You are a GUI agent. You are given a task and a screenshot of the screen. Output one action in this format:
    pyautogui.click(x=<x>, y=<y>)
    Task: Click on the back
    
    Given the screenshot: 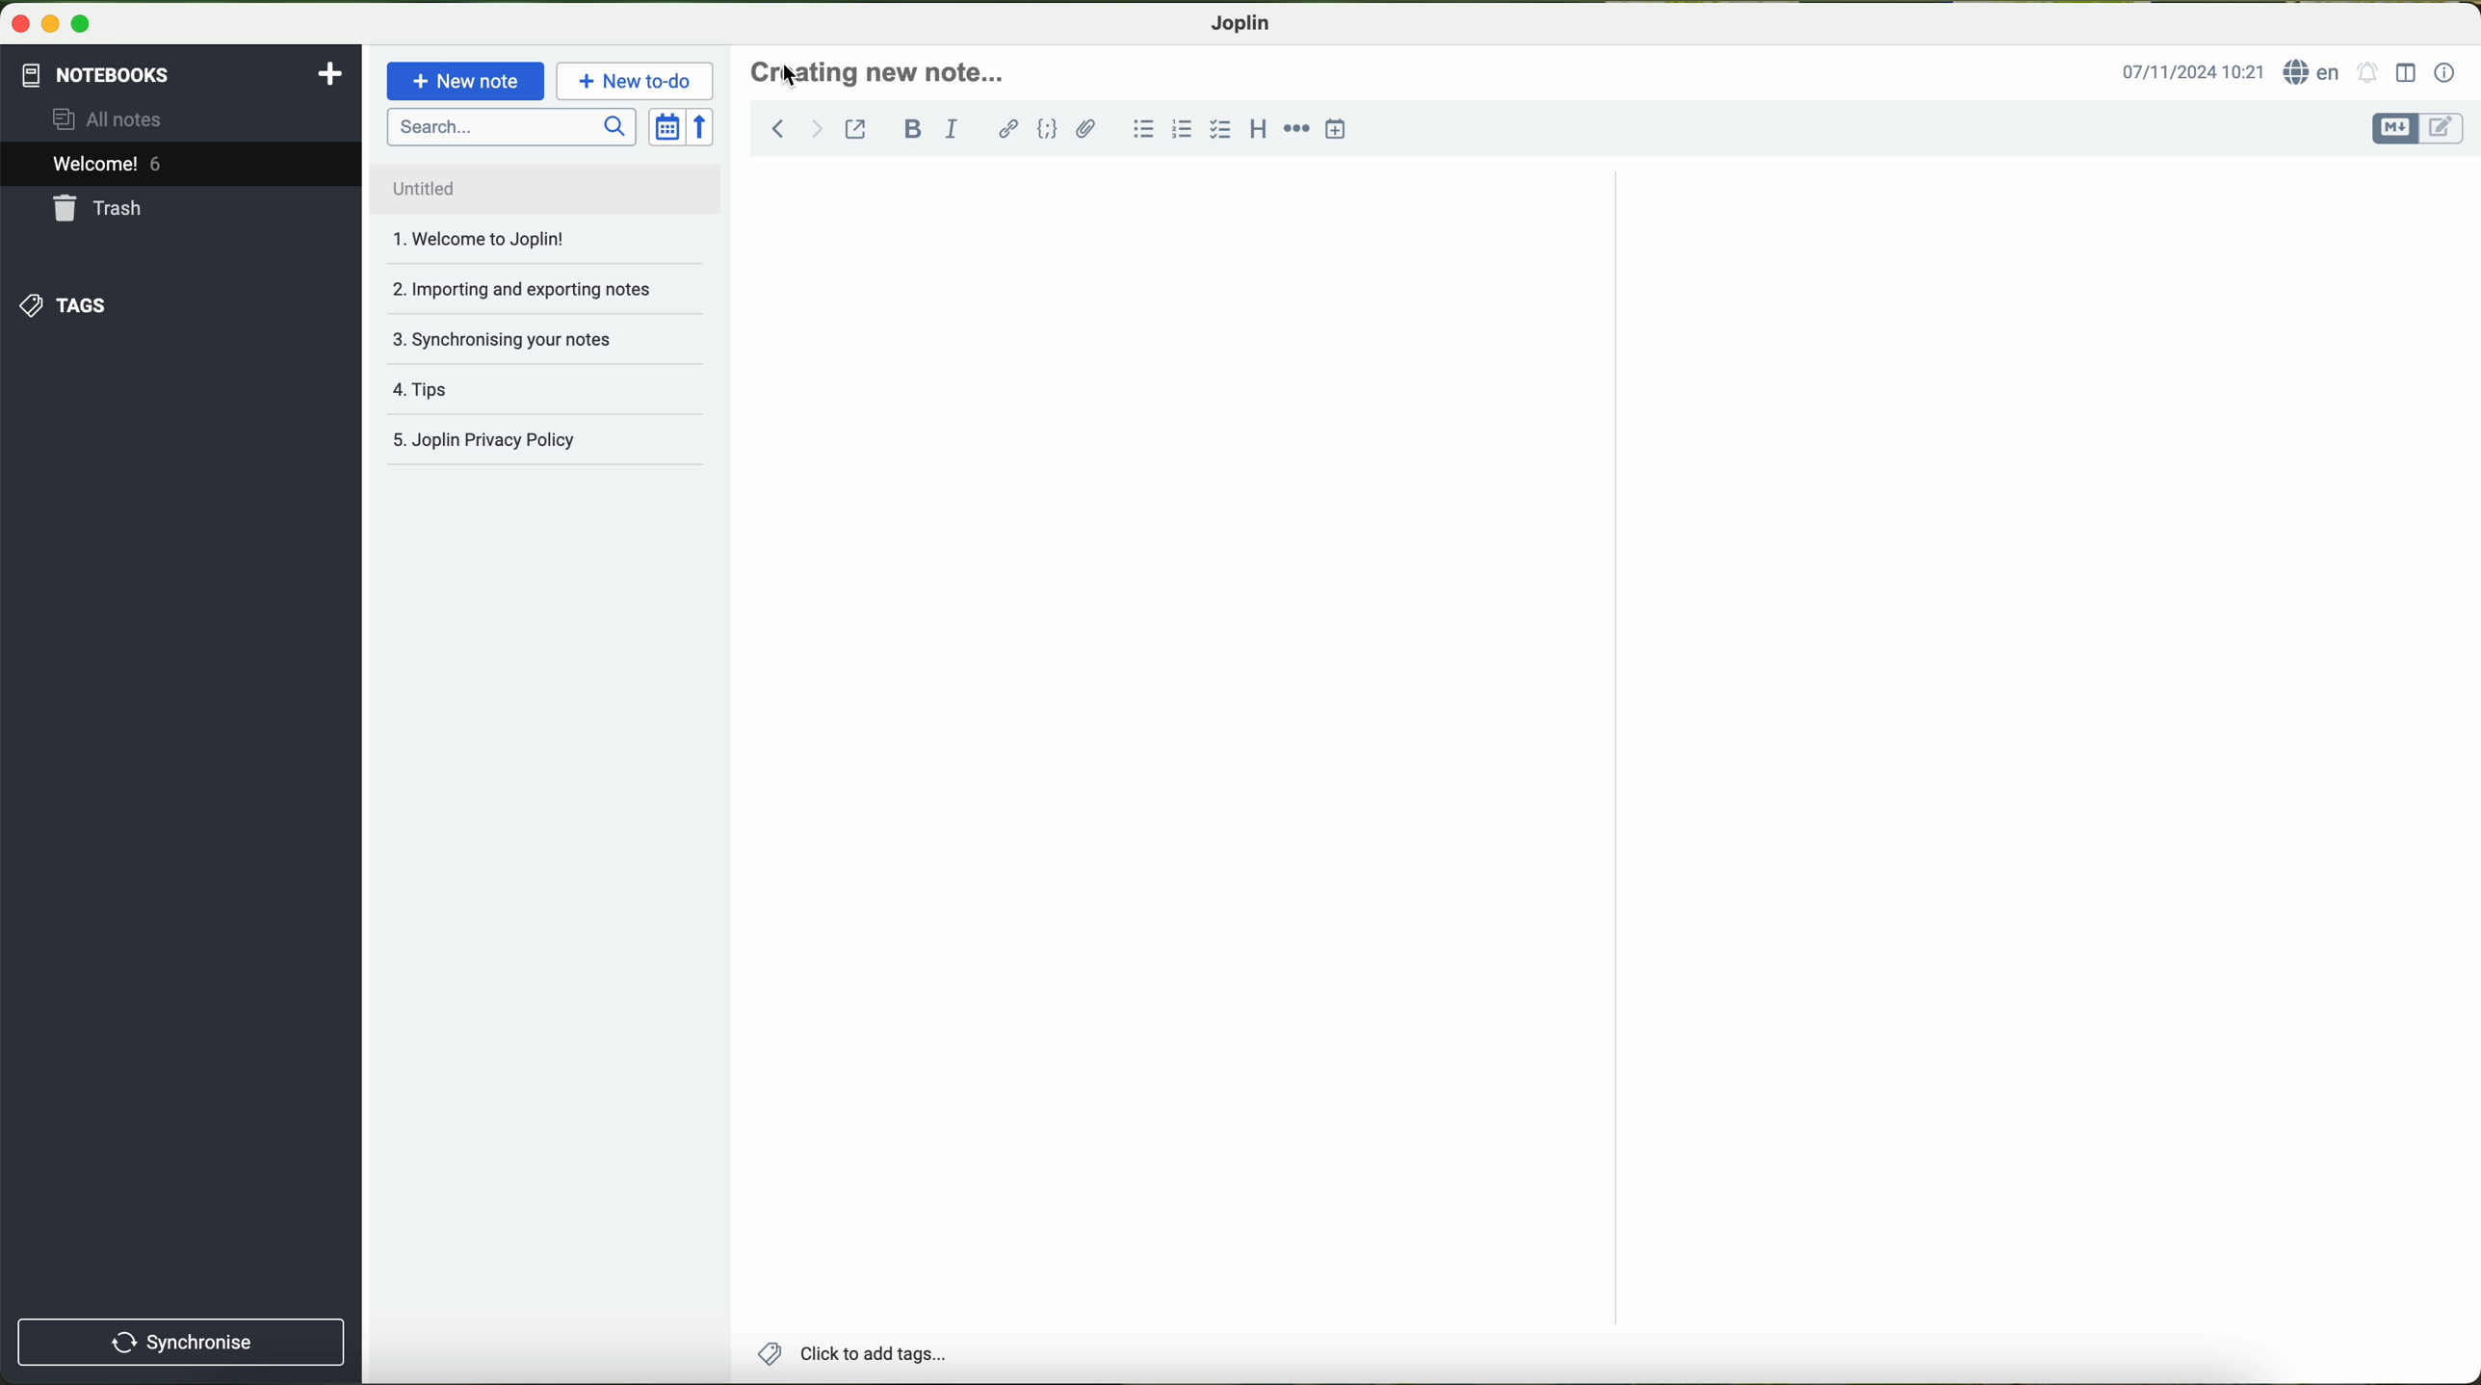 What is the action you would take?
    pyautogui.click(x=771, y=126)
    